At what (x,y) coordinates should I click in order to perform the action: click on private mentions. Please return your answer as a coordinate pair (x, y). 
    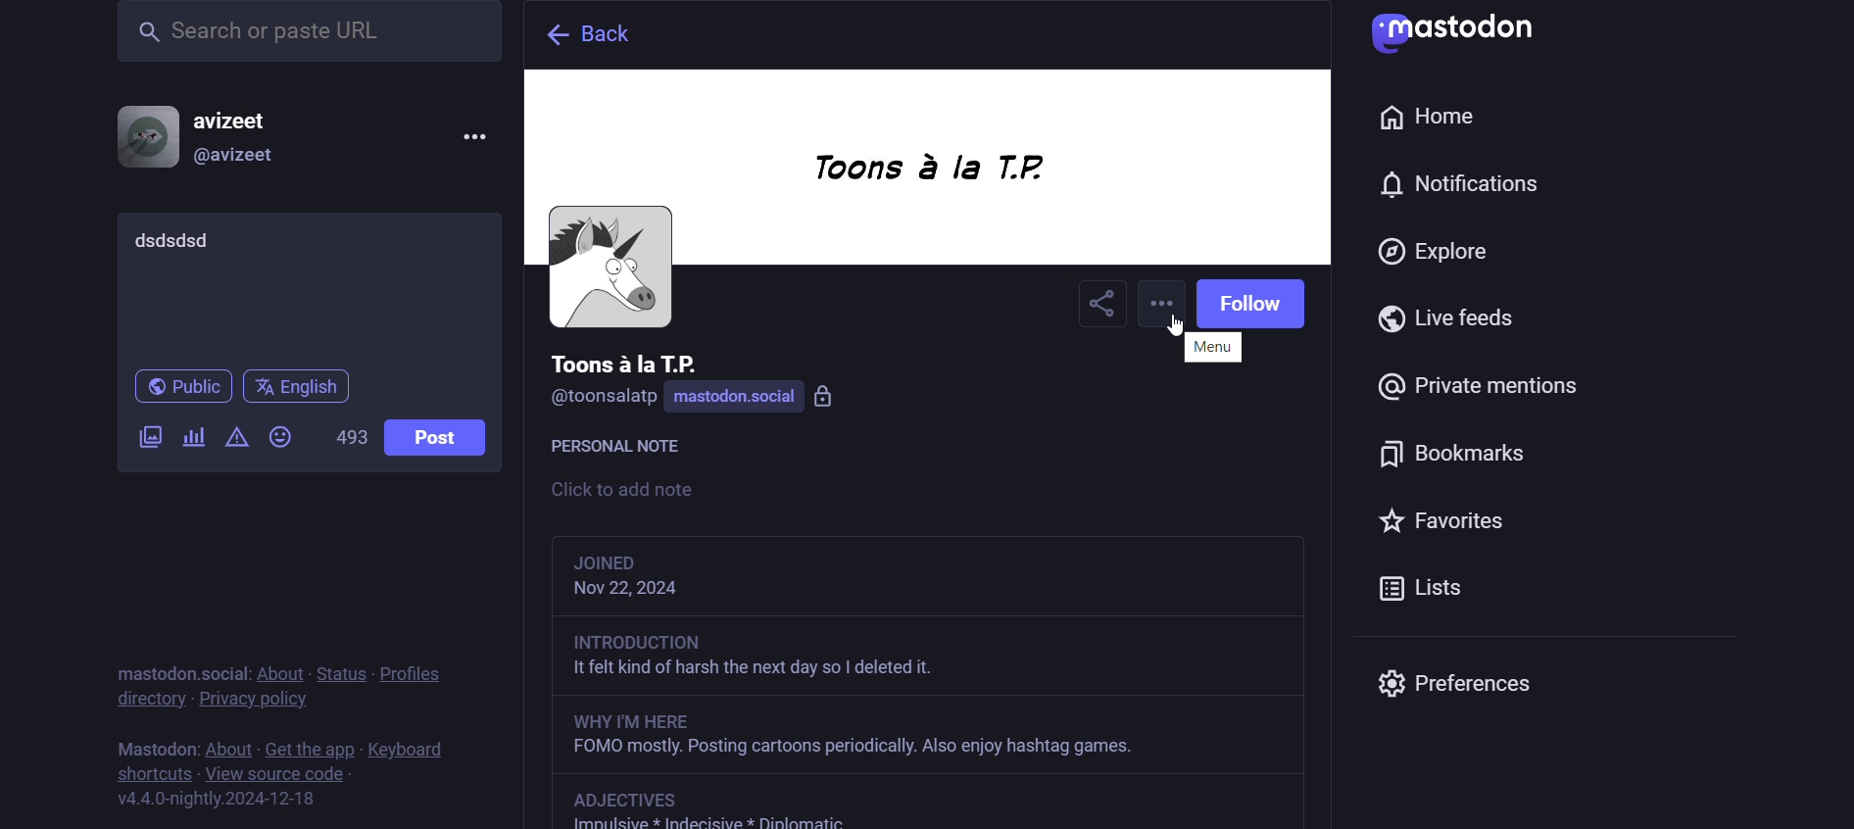
    Looking at the image, I should click on (1478, 396).